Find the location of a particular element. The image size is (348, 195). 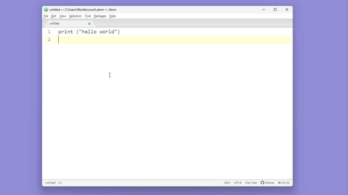

Minimise is located at coordinates (265, 10).